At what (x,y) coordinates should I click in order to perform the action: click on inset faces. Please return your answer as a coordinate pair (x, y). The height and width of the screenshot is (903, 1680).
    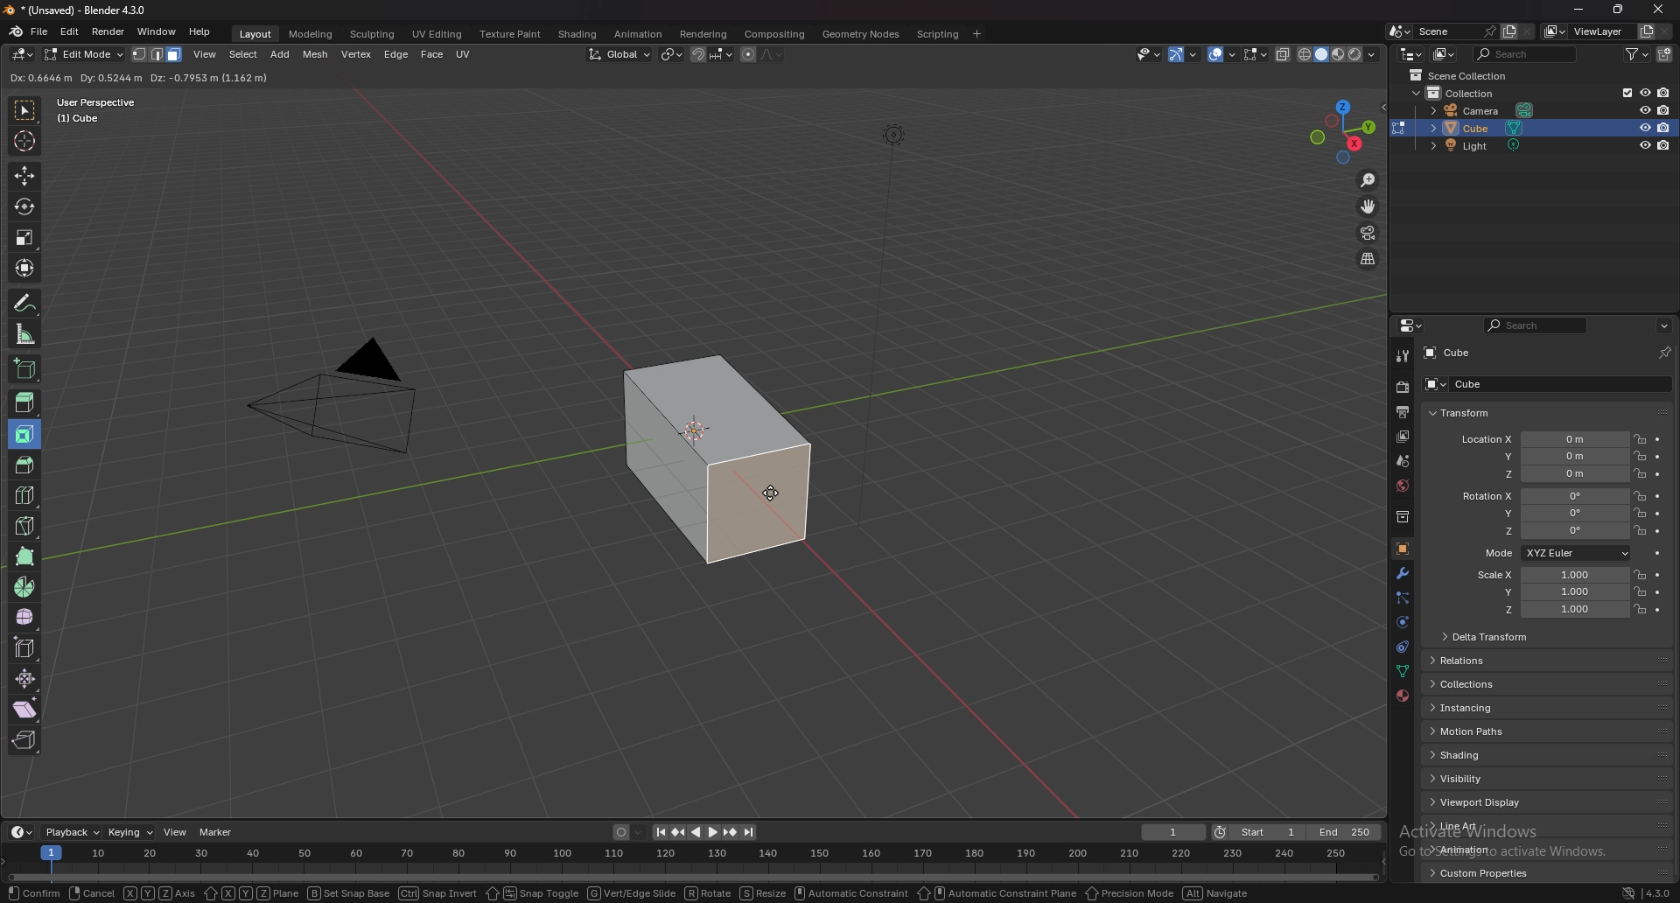
    Looking at the image, I should click on (25, 435).